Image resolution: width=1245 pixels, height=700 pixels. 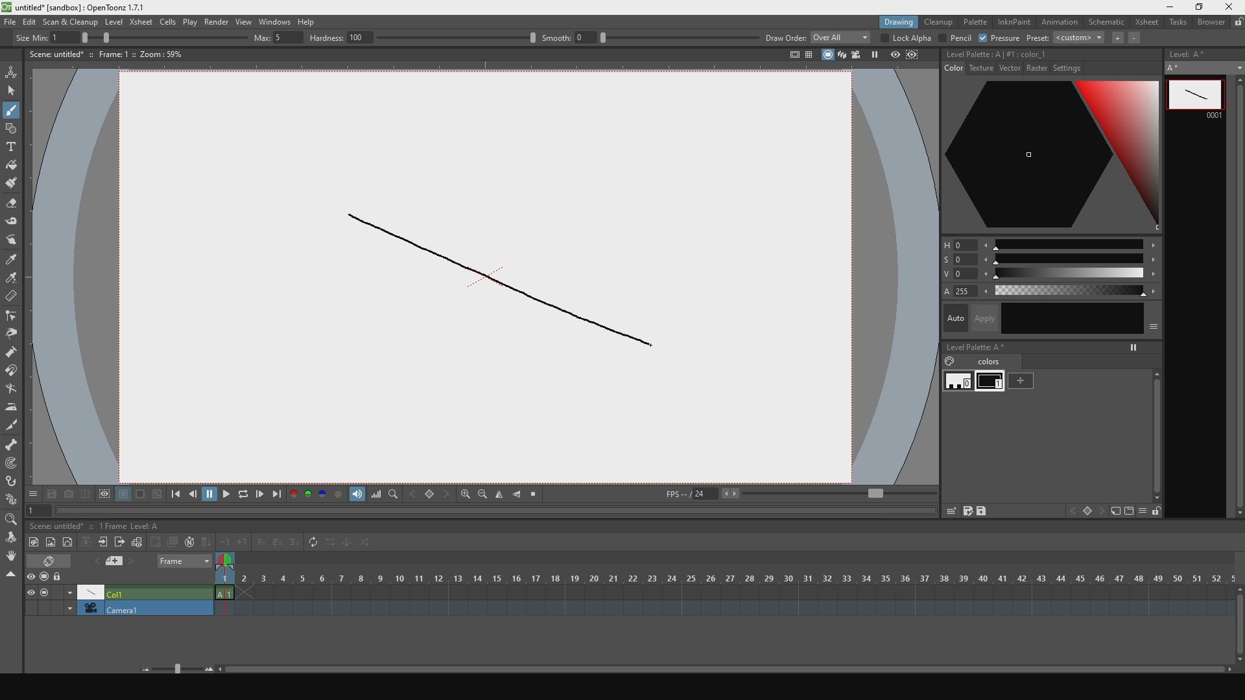 I want to click on close, so click(x=1228, y=7).